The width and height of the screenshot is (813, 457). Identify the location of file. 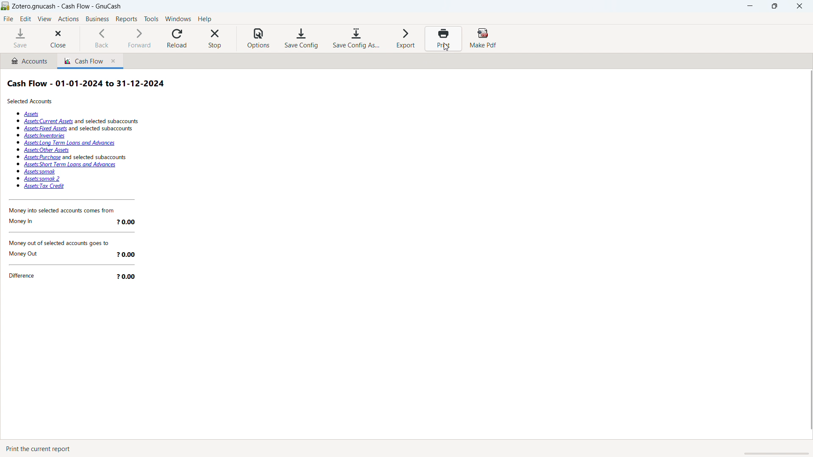
(8, 19).